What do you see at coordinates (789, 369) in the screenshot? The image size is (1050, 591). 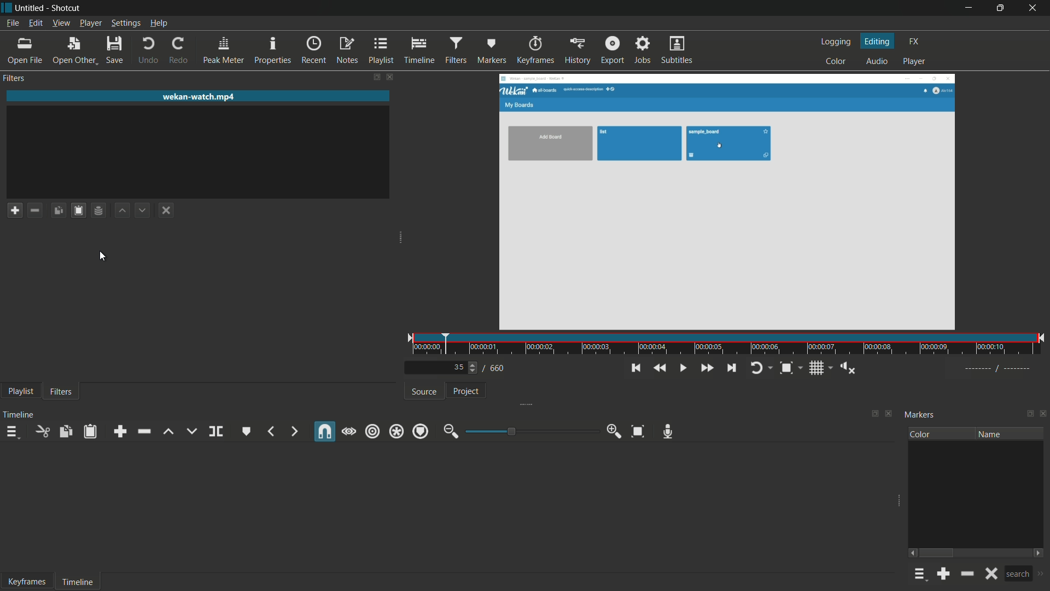 I see `toggle zoom` at bounding box center [789, 369].